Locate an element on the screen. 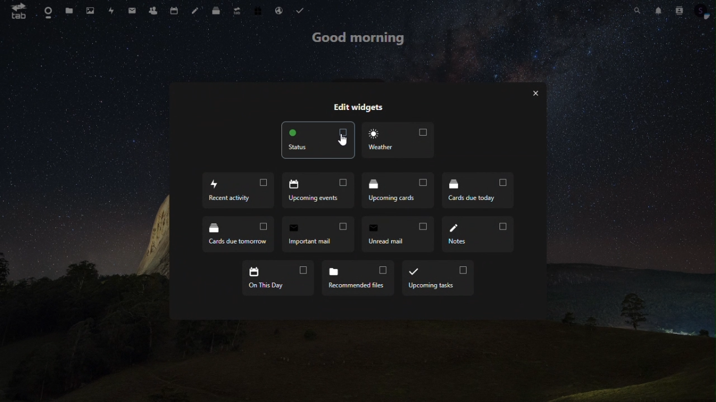 Image resolution: width=716 pixels, height=402 pixels. files is located at coordinates (71, 12).